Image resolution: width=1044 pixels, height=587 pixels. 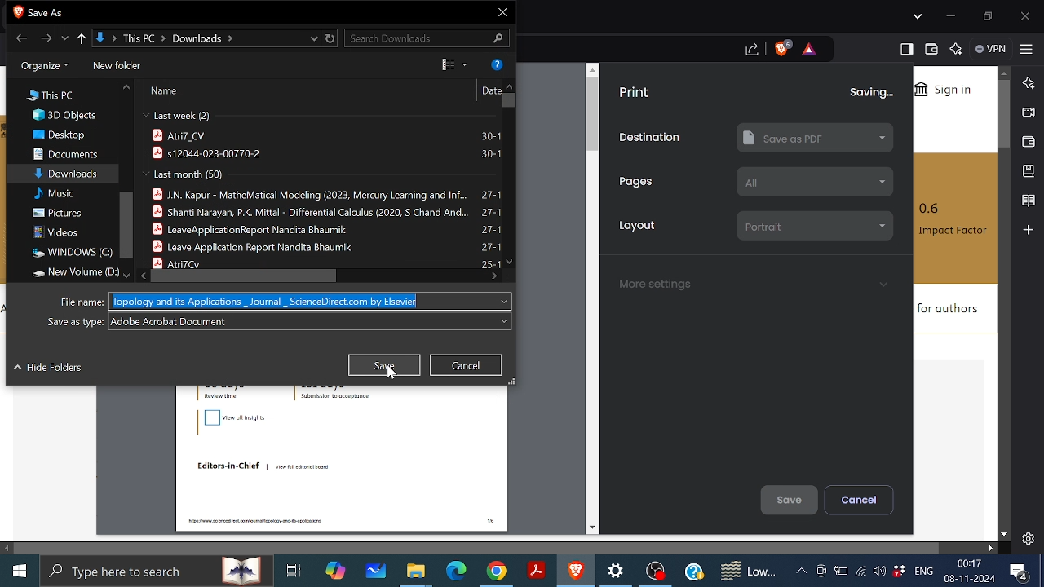 I want to click on Brave talk, so click(x=1028, y=113).